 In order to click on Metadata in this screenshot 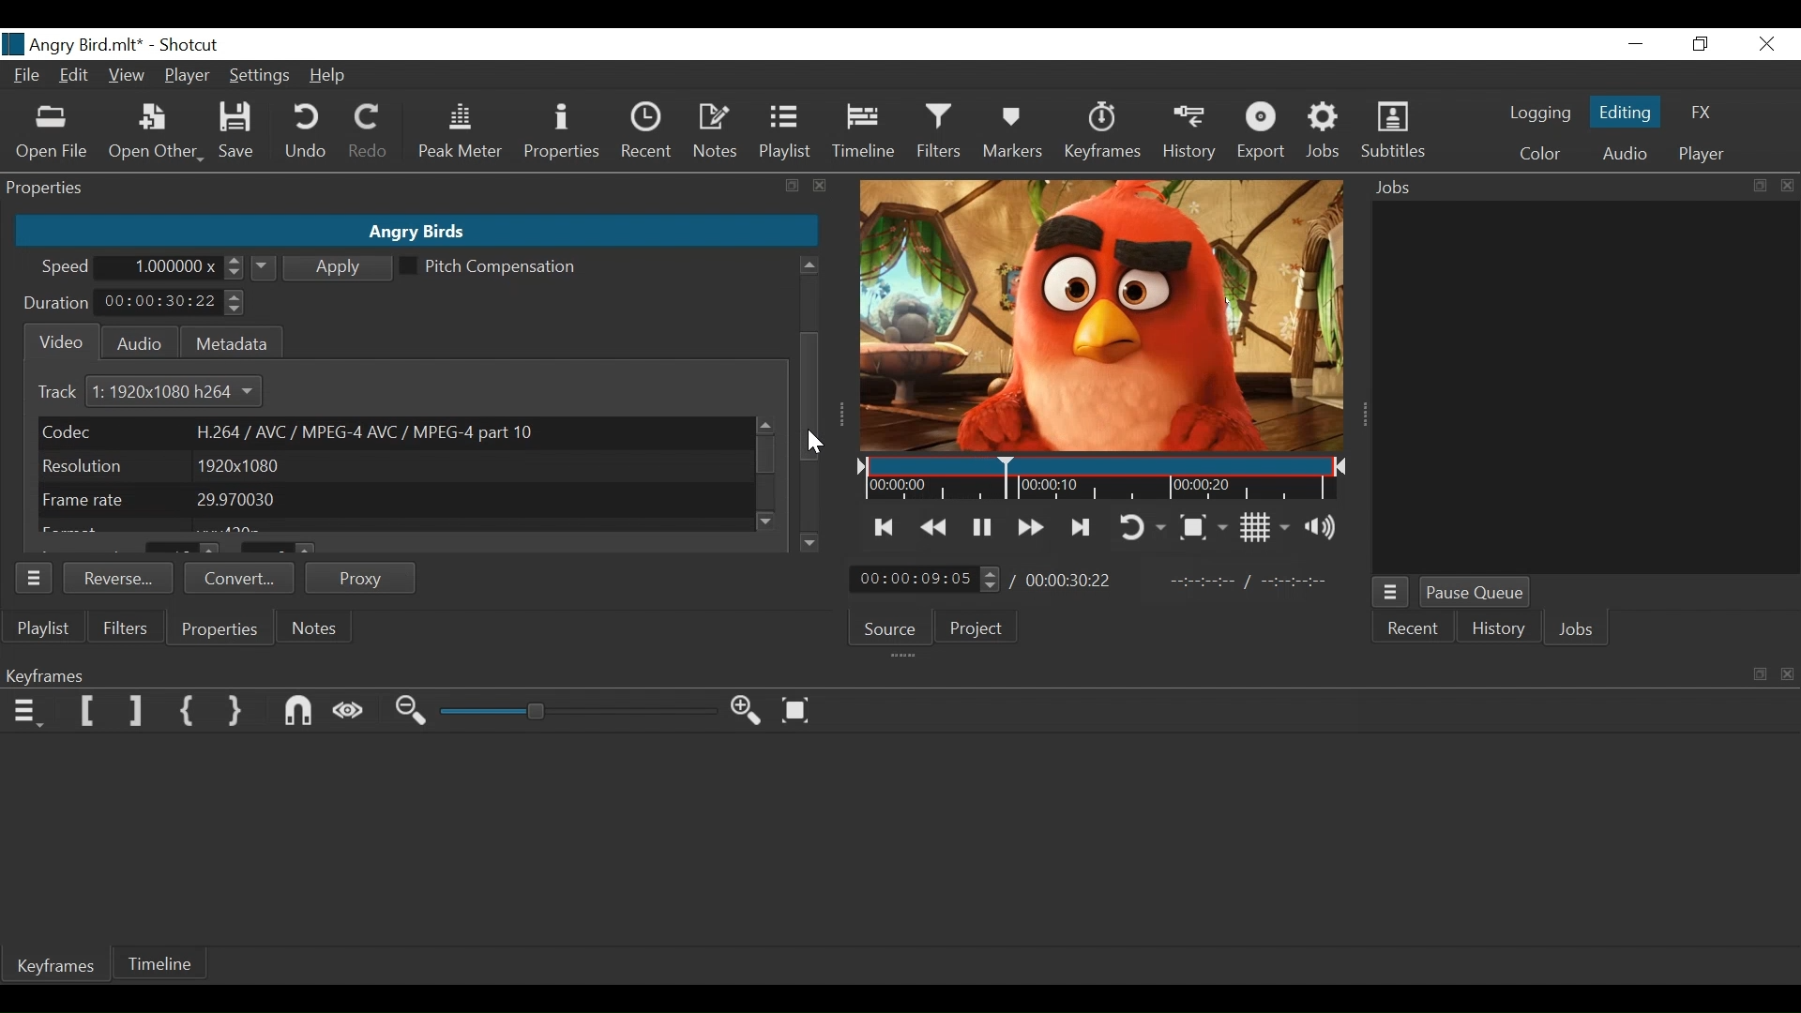, I will do `click(230, 340)`.